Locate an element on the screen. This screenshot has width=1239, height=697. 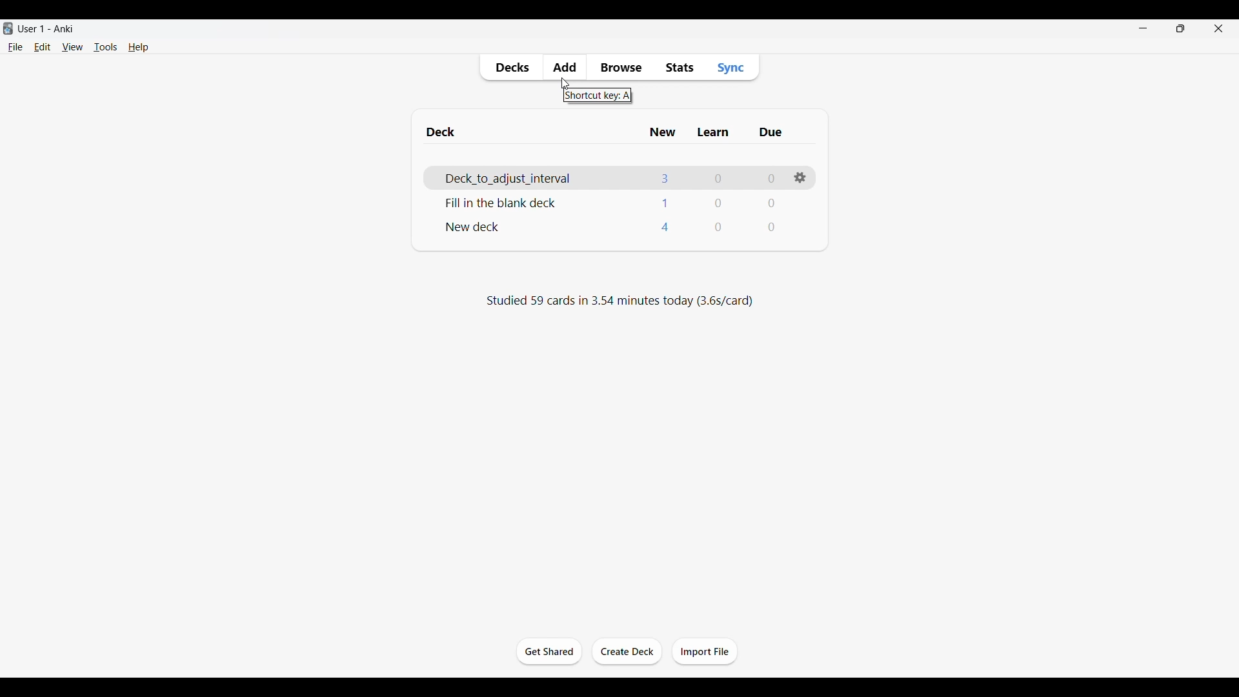
Decks is located at coordinates (512, 68).